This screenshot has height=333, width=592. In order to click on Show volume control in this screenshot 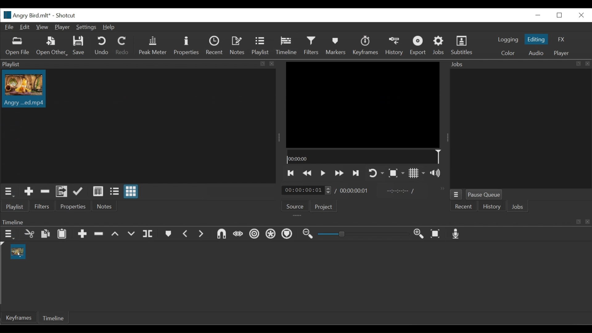, I will do `click(435, 173)`.